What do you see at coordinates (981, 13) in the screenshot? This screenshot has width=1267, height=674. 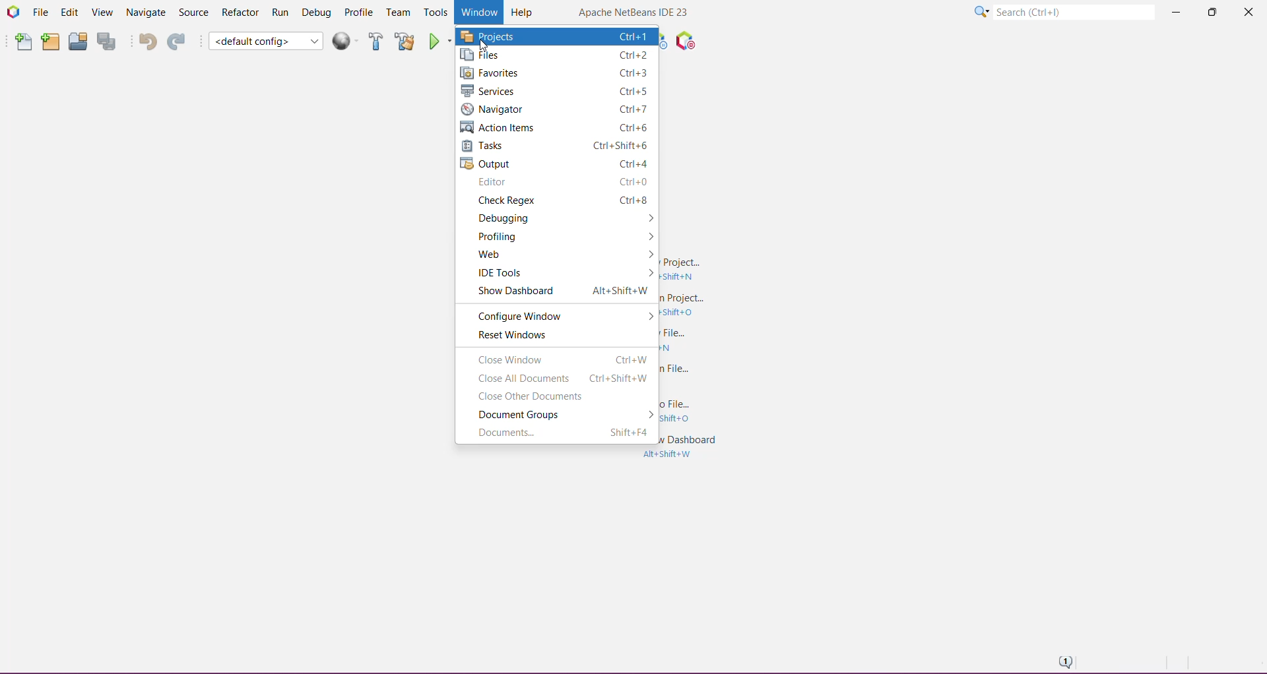 I see `Click or Press Ctrl+F10 for Category Selection` at bounding box center [981, 13].